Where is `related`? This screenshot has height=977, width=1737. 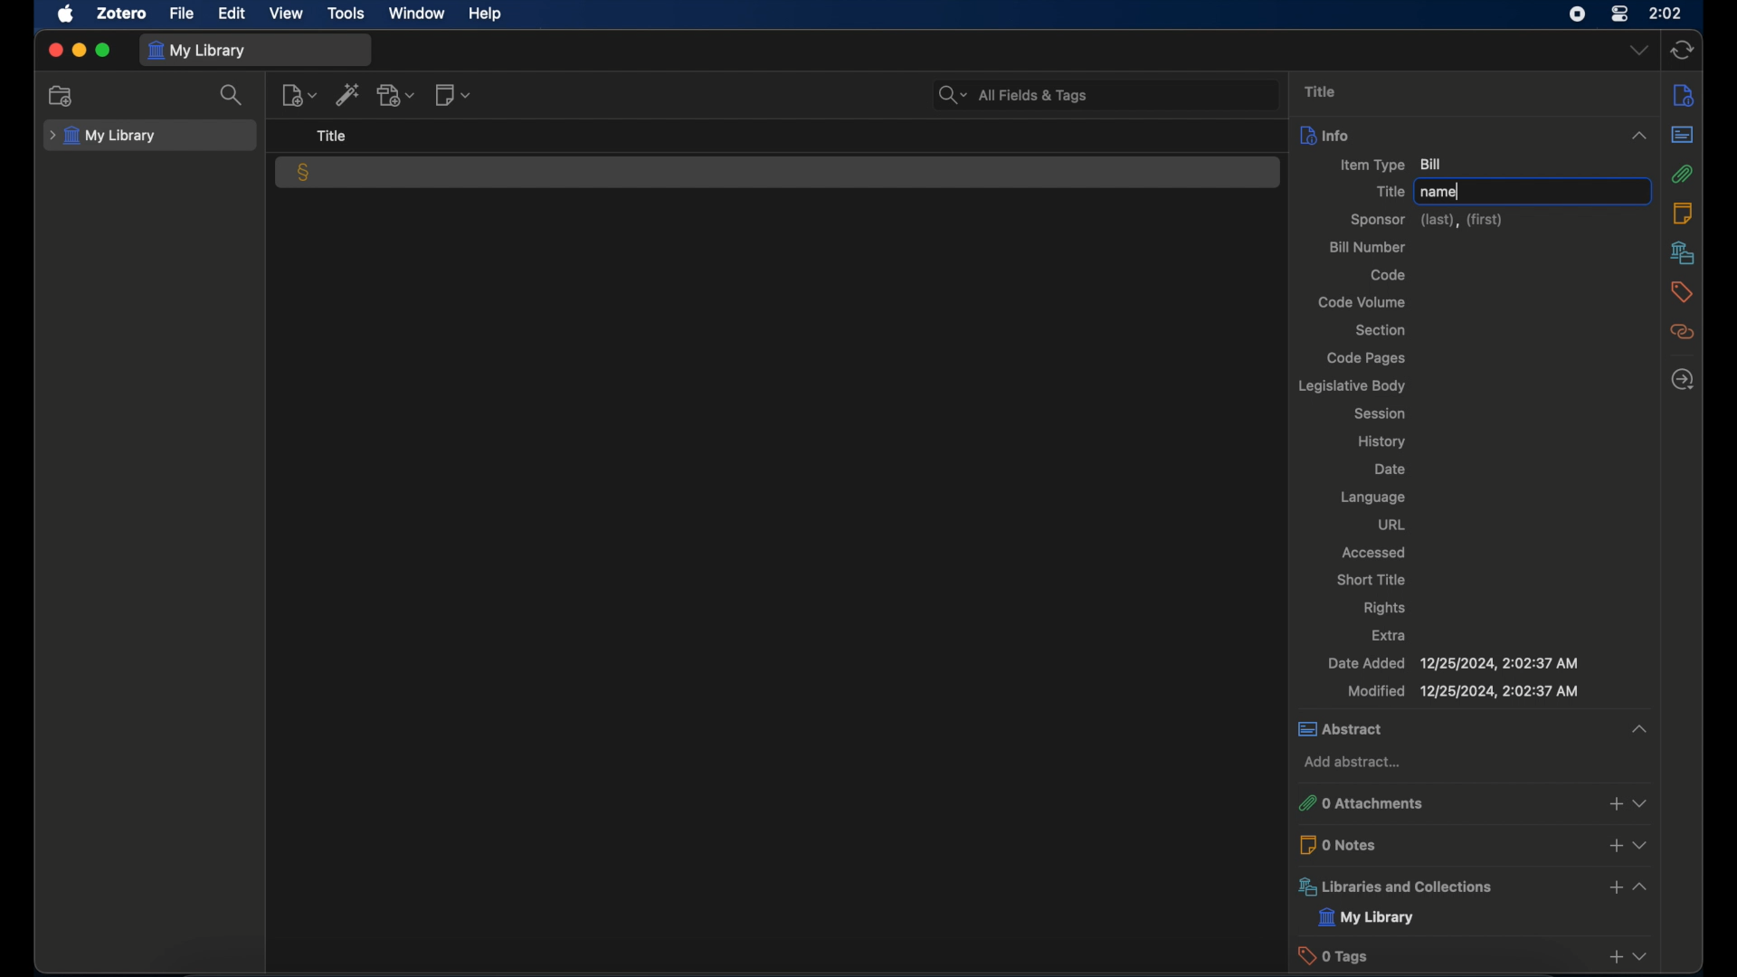
related is located at coordinates (1681, 332).